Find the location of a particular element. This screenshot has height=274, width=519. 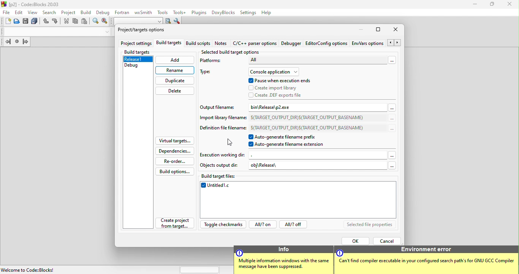

cancel is located at coordinates (388, 240).